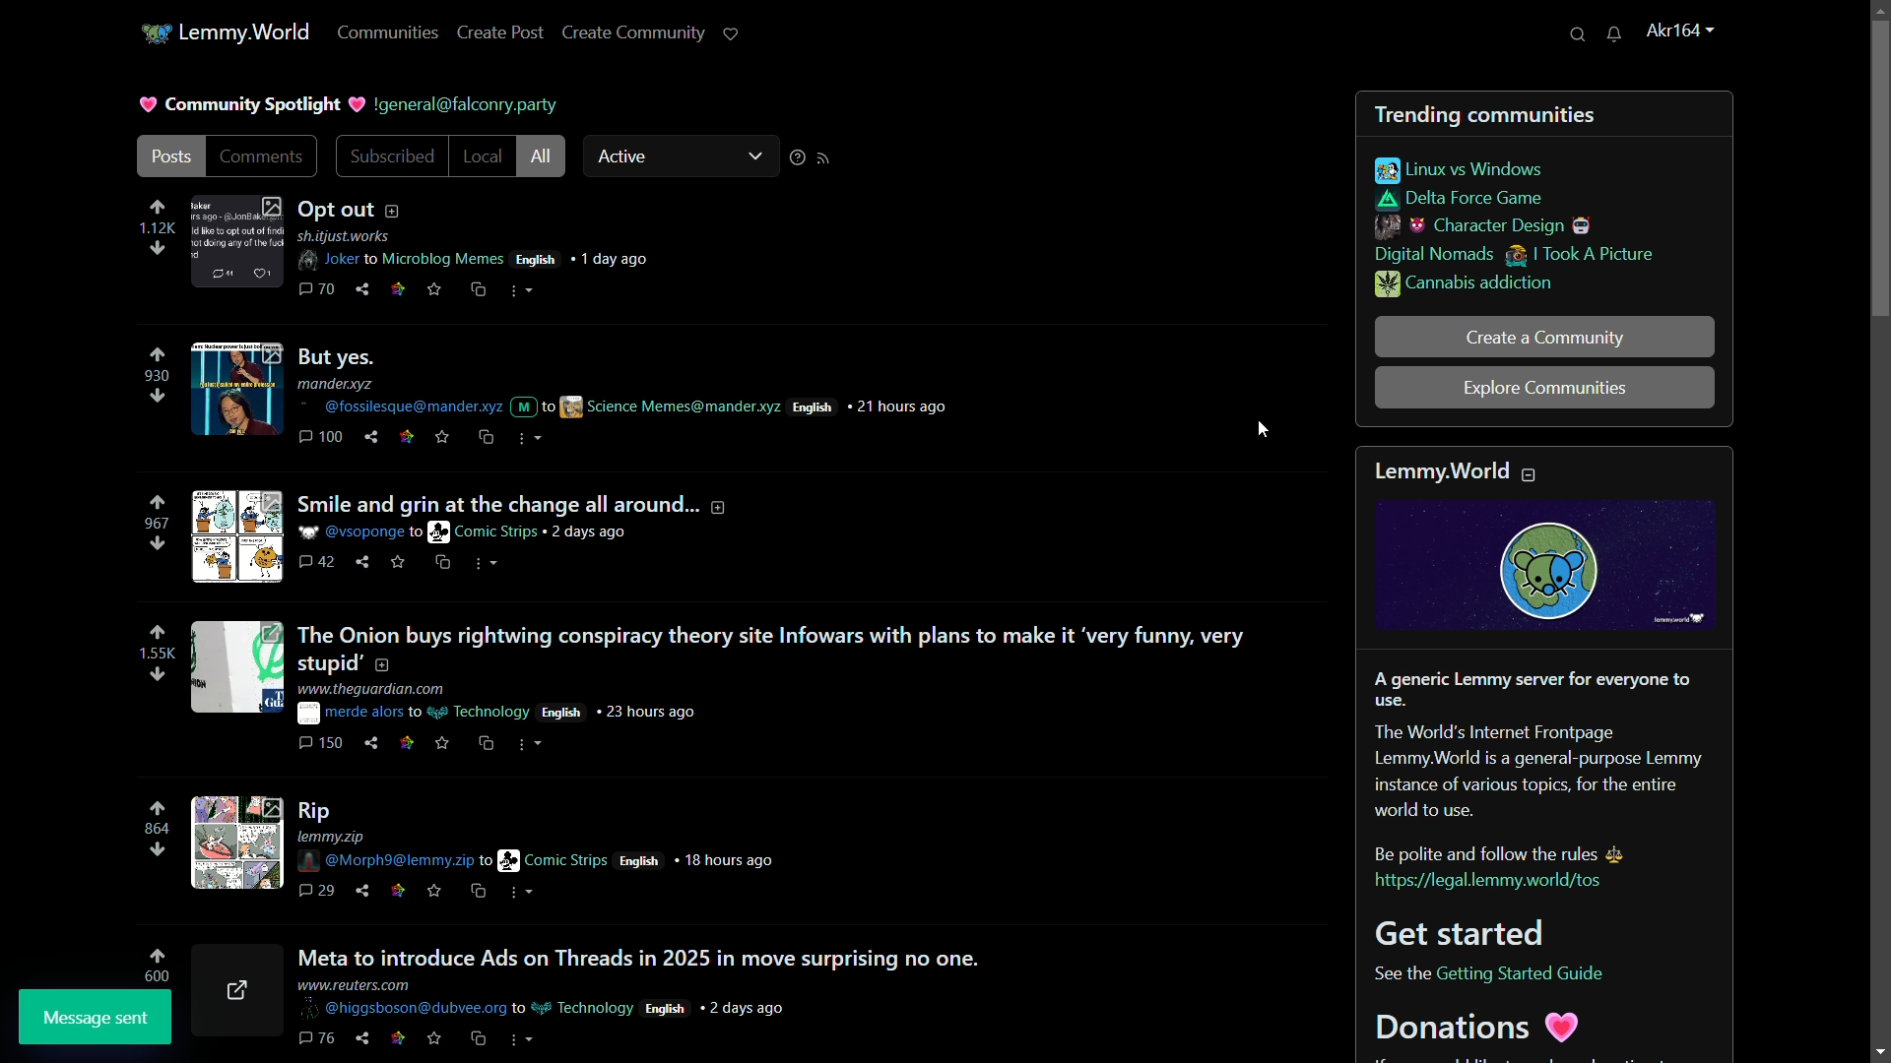  I want to click on about lemmy.world, so click(1544, 754).